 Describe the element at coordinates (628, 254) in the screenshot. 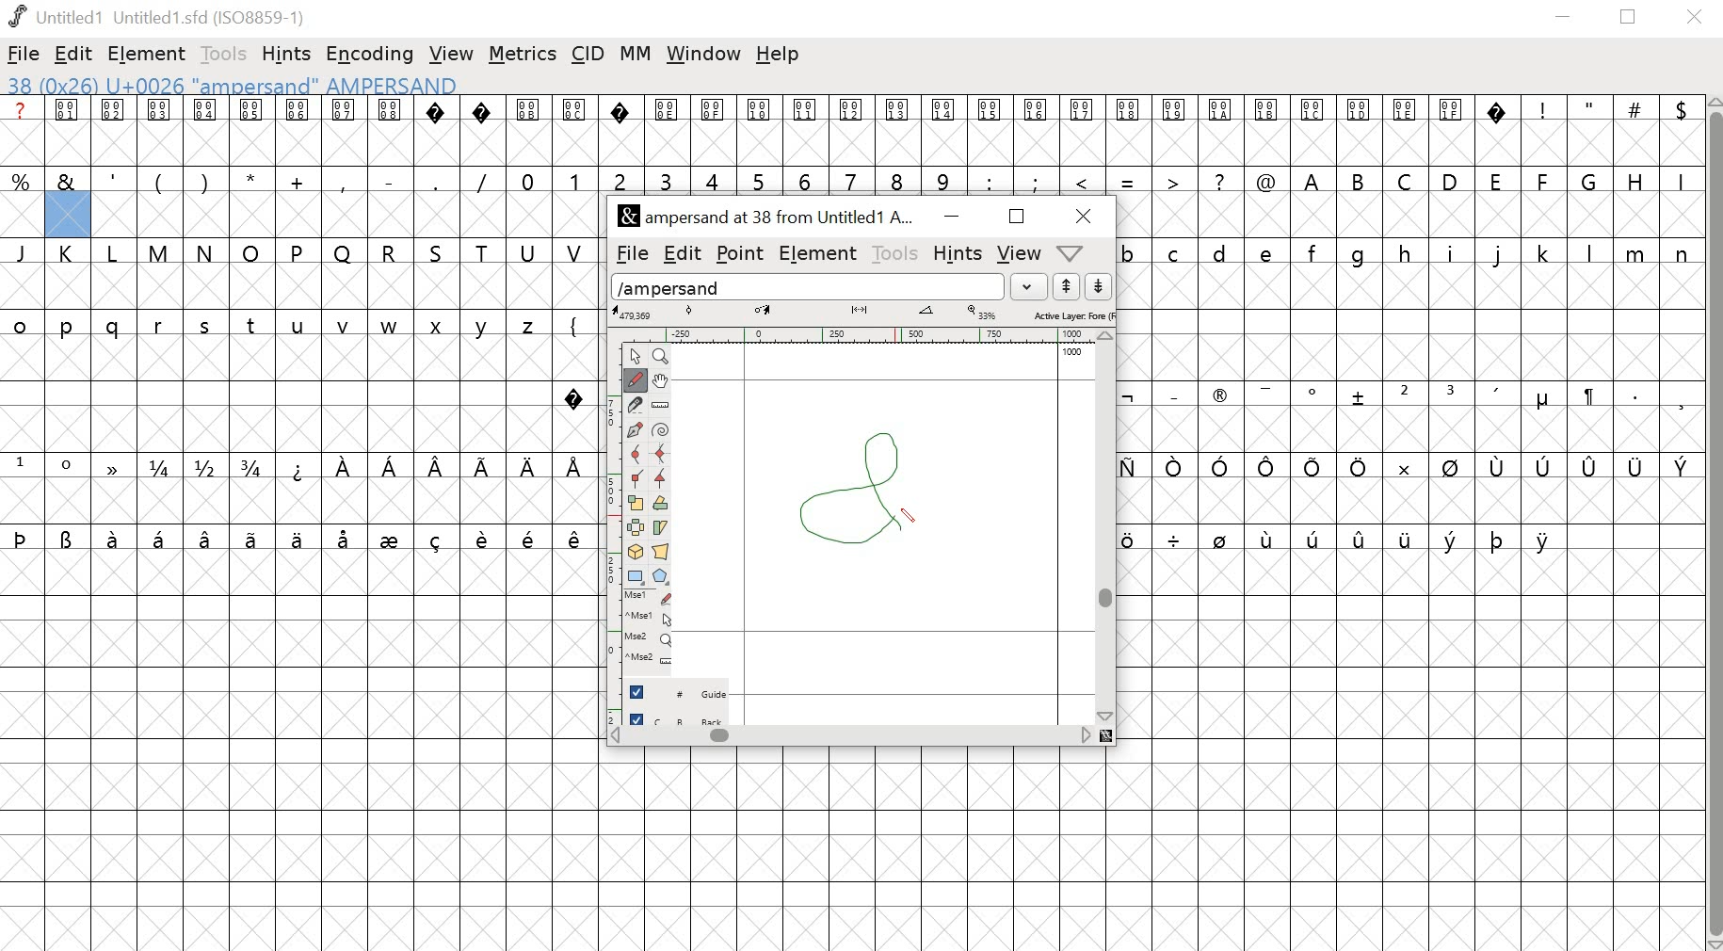

I see `file` at that location.